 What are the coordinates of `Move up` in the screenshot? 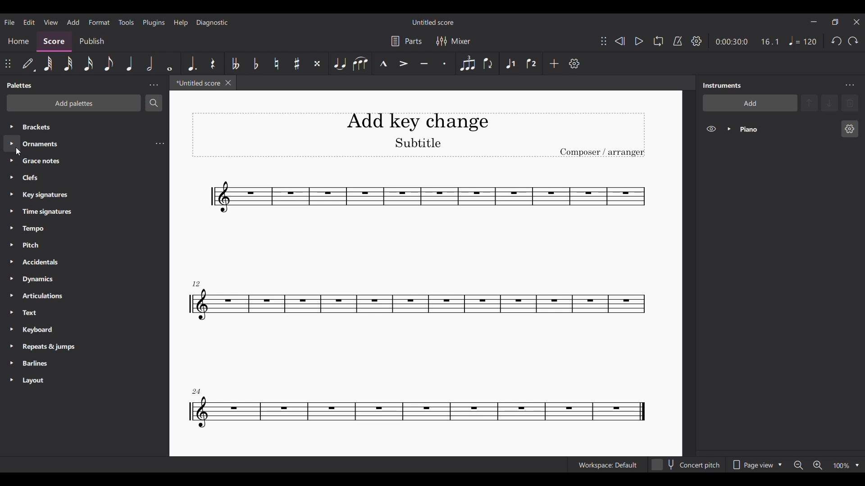 It's located at (809, 103).